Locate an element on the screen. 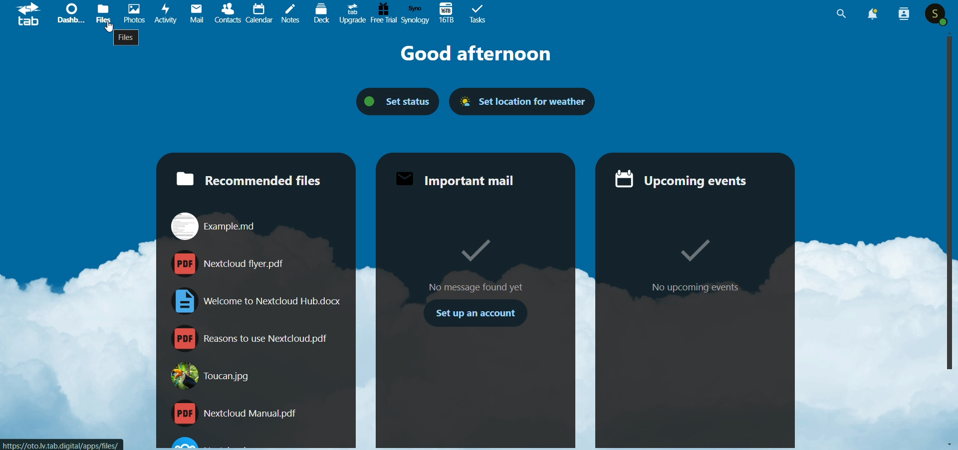 This screenshot has width=958, height=450. scroll bar is located at coordinates (946, 203).